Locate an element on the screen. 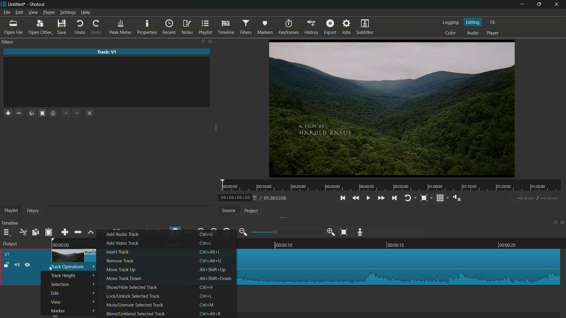  selection is located at coordinates (60, 285).